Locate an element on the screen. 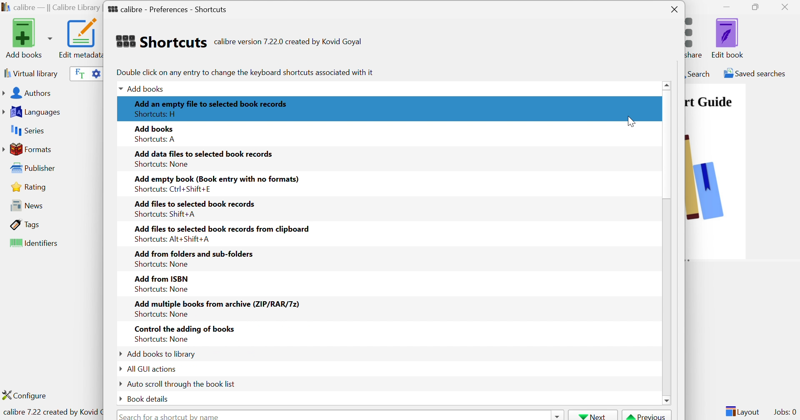  Advanced search is located at coordinates (95, 72).